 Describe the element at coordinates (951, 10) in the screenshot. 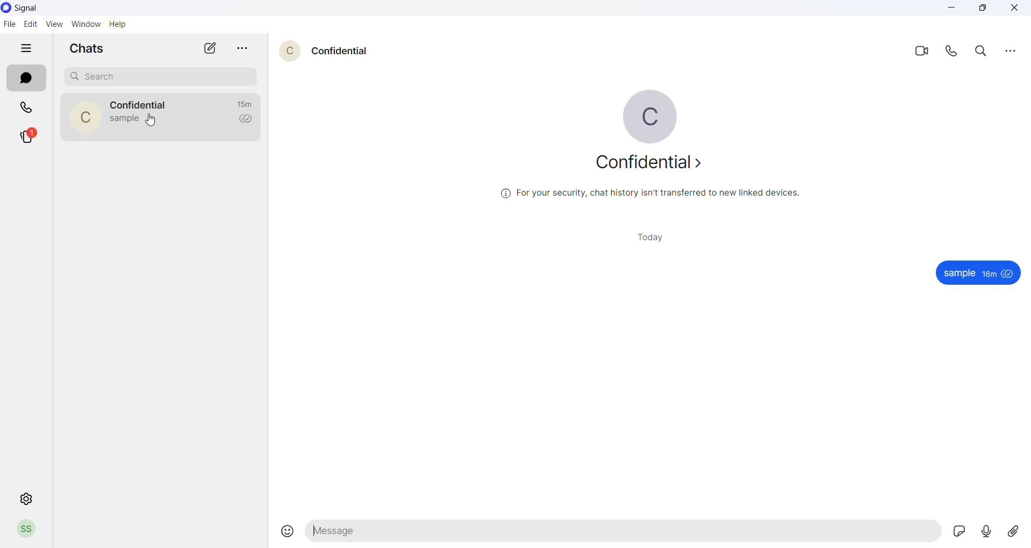

I see `minimize` at that location.